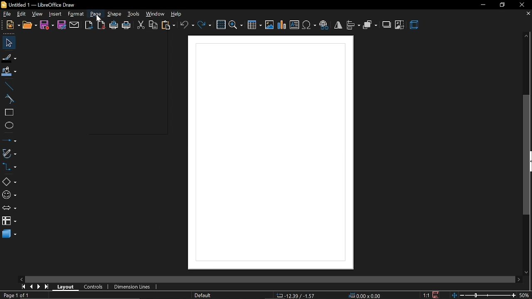 This screenshot has width=532, height=299. Describe the element at coordinates (9, 182) in the screenshot. I see `basic shapes` at that location.